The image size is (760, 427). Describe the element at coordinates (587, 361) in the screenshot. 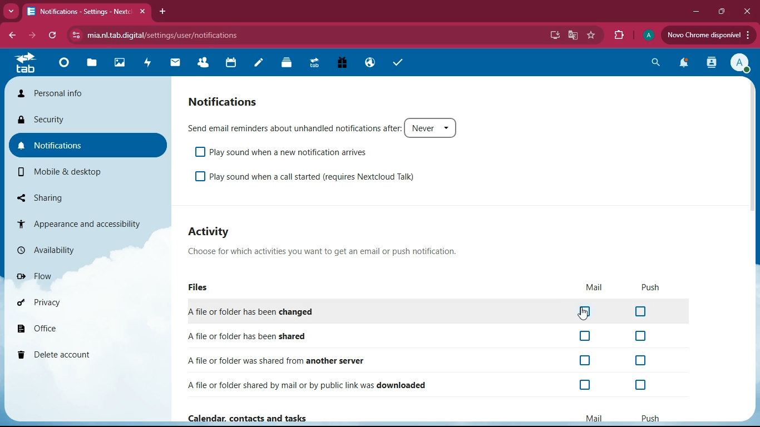

I see `off` at that location.